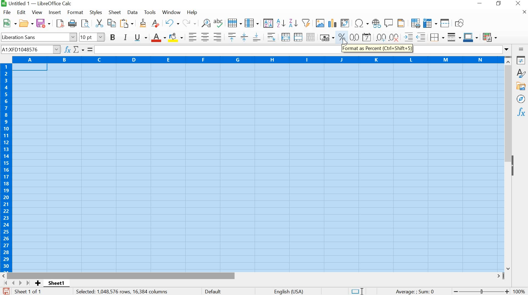 This screenshot has height=295, width=528. Describe the element at coordinates (214, 291) in the screenshot. I see `DEFAULT` at that location.